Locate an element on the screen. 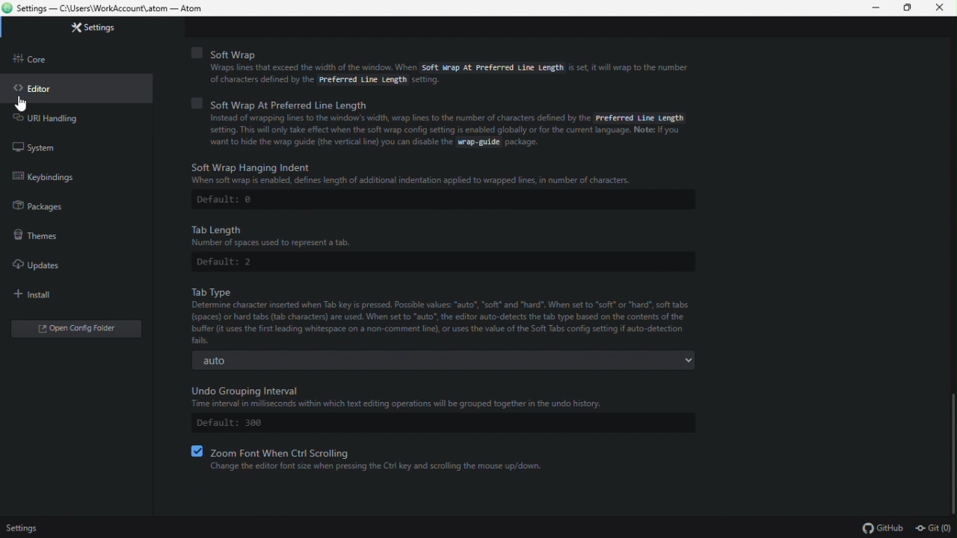 This screenshot has height=538, width=957. Tab Type.

Determine character inserted when Tab key is pressed. Possible values: “auto”, “soft” and "hard". When set to “soft” or "hard", softtabs:
(spaces) or hard tabs (tab characters) are used. When set to "auto", the editor auto-detets the tab type based on the contents of the

buffer Gt uses the first leading whitespace on a non-comment lin), o uses the value of the Soft Tabs config setting if auto-detection

fails. is located at coordinates (446, 316).